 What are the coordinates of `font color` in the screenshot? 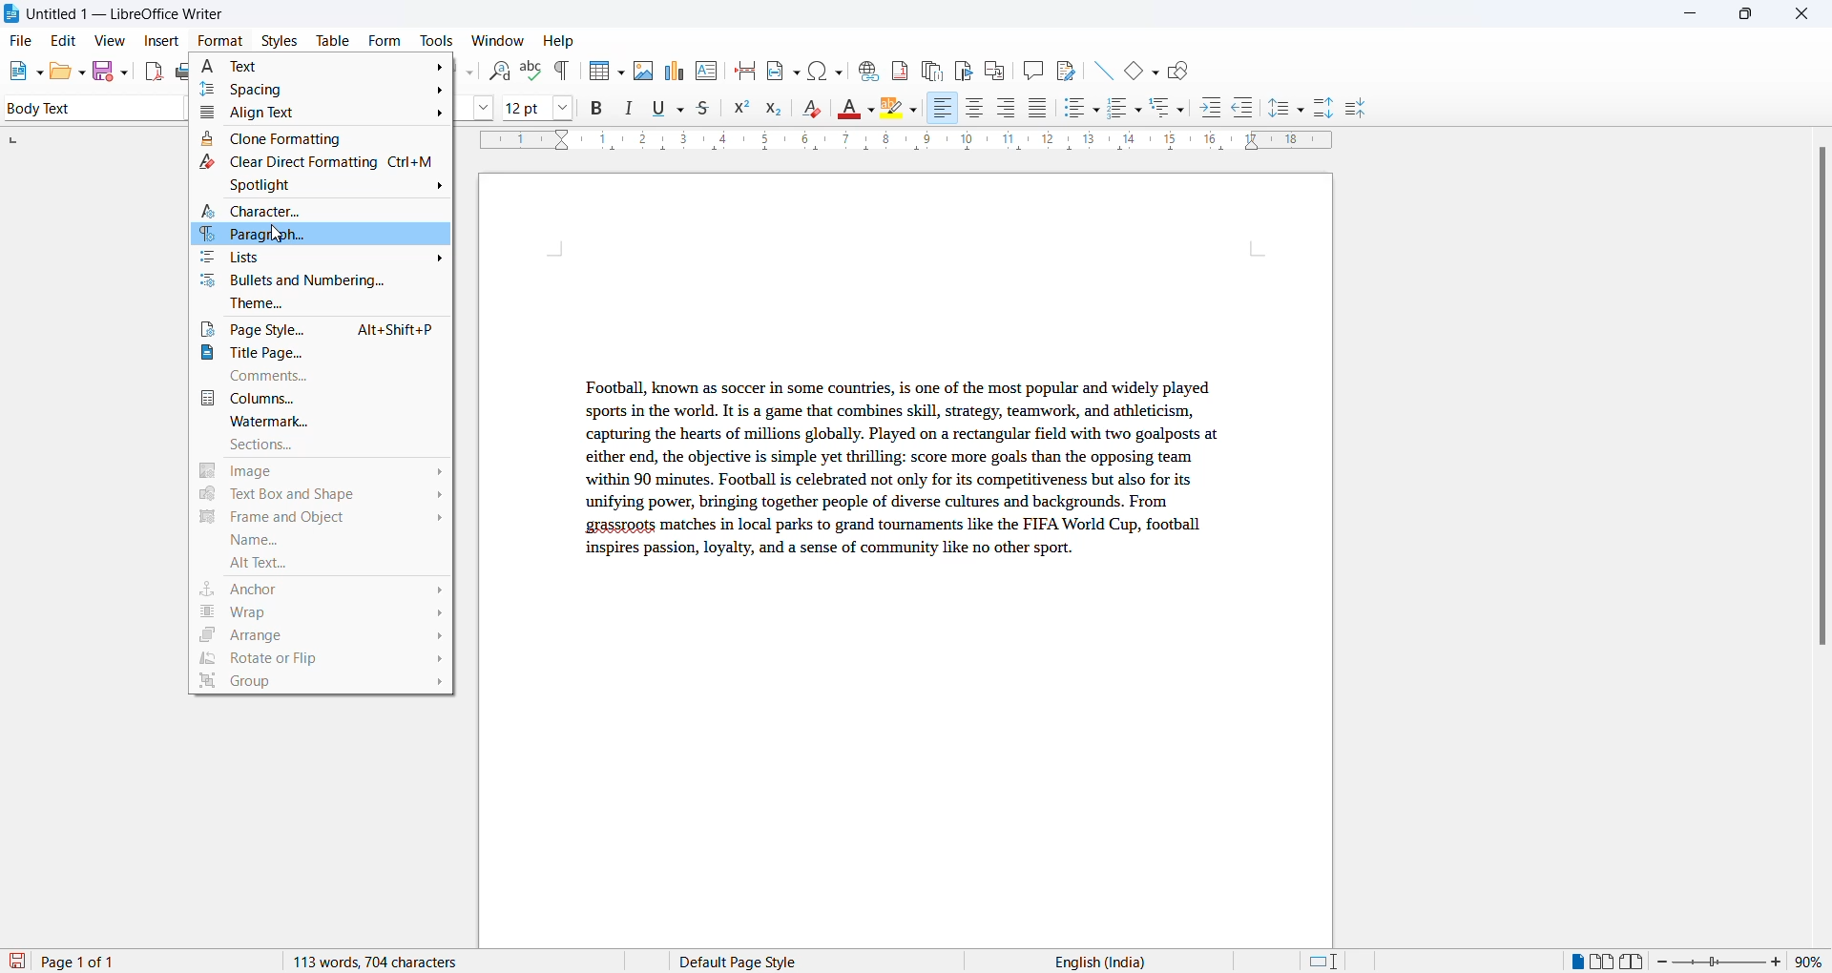 It's located at (858, 110).